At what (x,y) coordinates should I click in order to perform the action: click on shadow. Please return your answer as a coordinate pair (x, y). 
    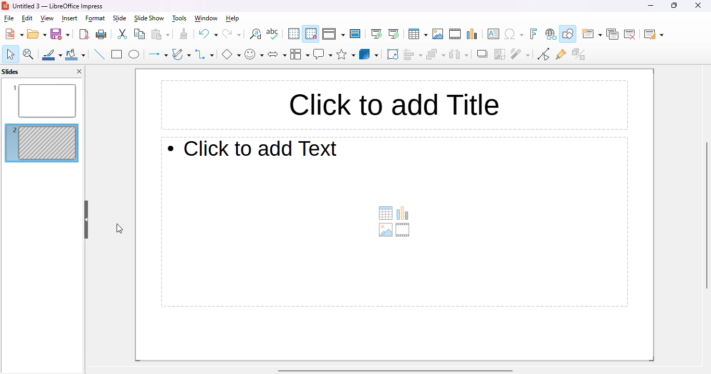
    Looking at the image, I should click on (483, 54).